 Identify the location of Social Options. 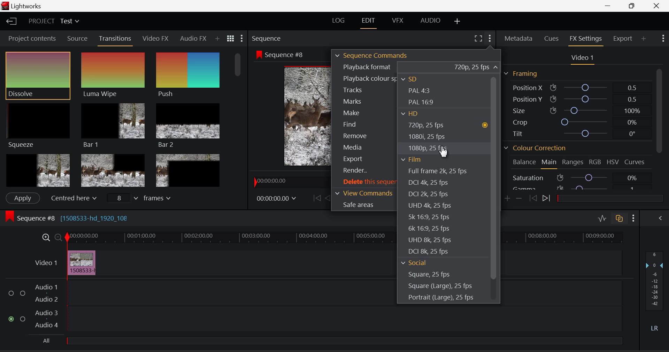
(414, 262).